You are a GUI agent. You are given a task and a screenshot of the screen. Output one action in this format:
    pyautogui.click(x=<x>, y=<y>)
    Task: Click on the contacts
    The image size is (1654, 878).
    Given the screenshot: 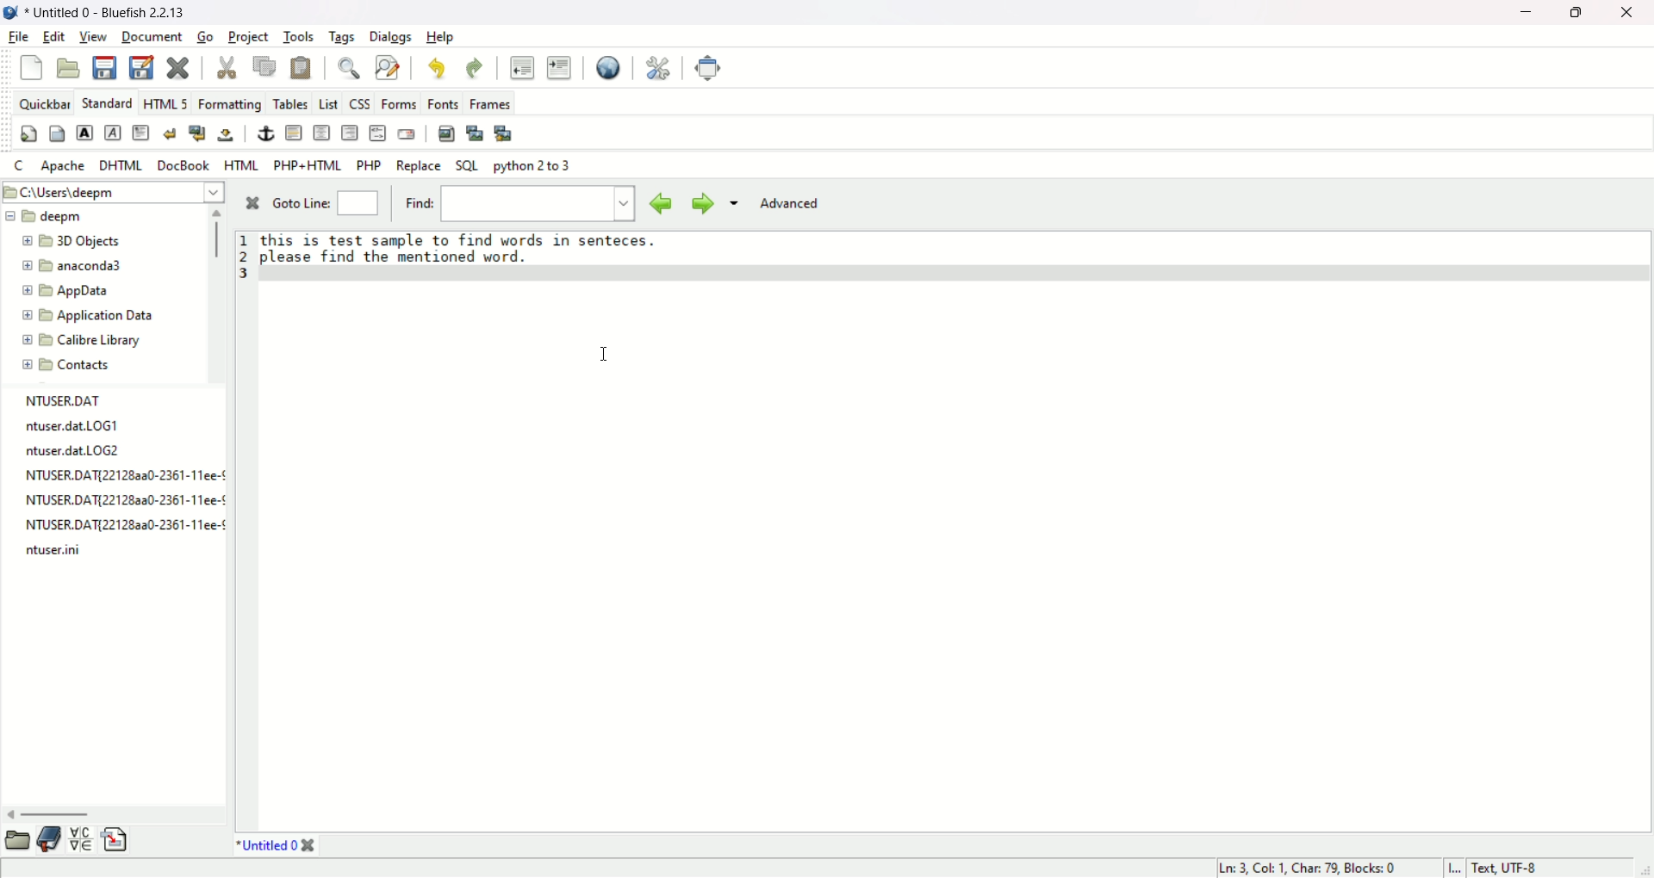 What is the action you would take?
    pyautogui.click(x=65, y=366)
    